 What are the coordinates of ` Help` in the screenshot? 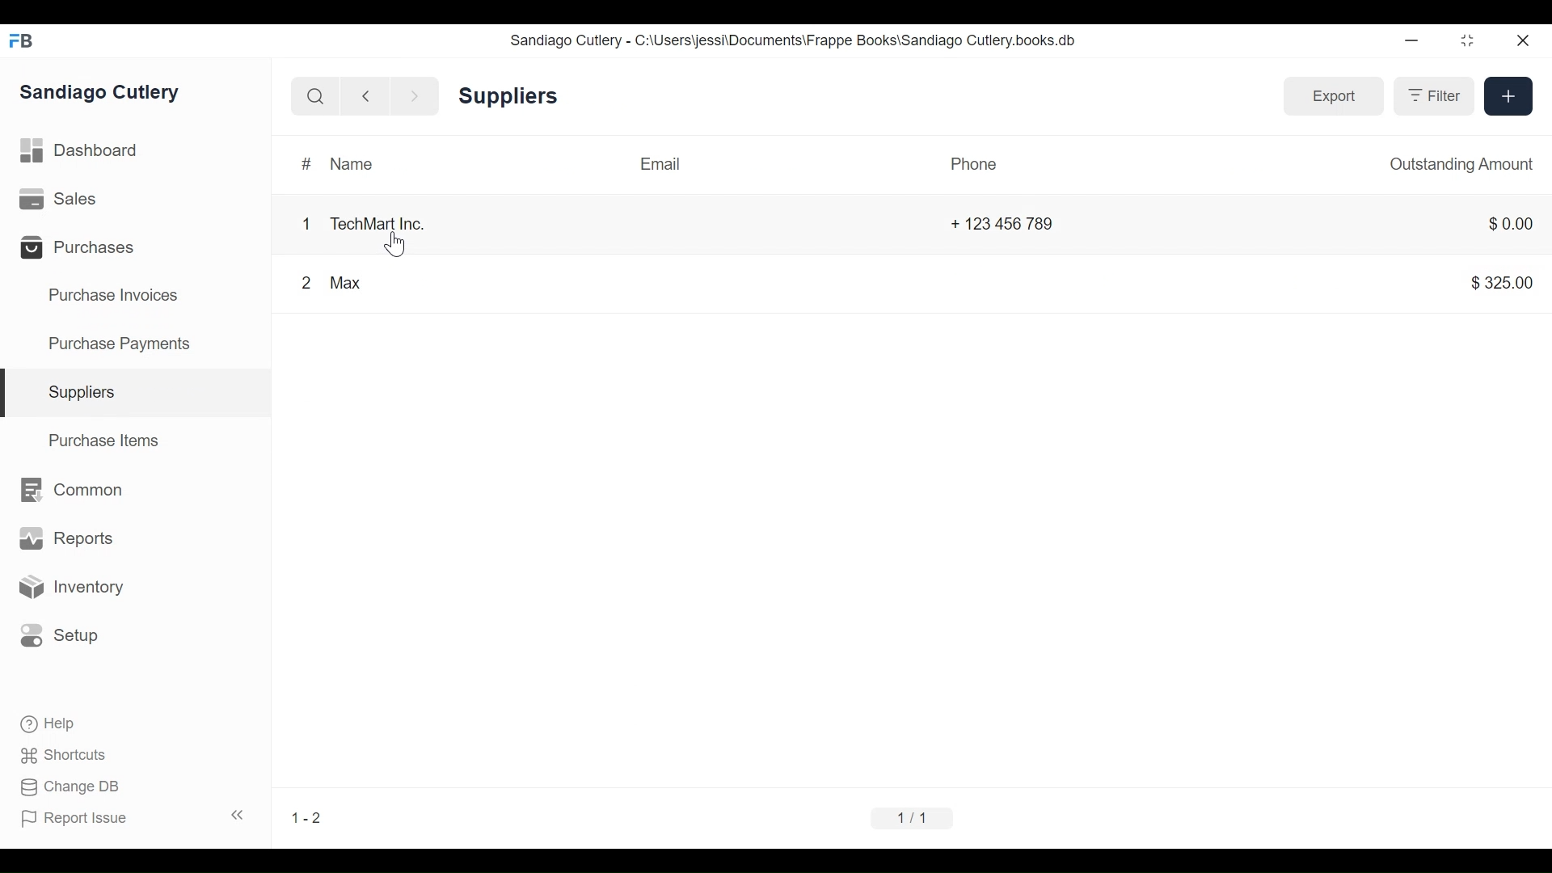 It's located at (54, 723).